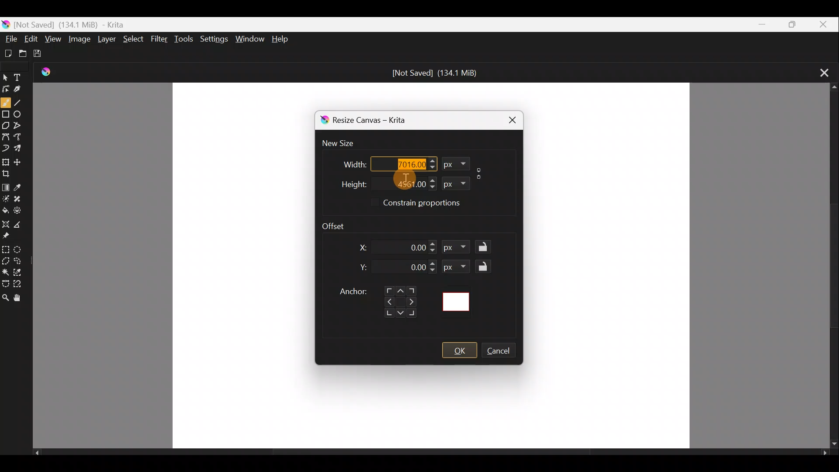 Image resolution: width=839 pixels, height=472 pixels. What do you see at coordinates (5, 282) in the screenshot?
I see `Bezier curve selection tool` at bounding box center [5, 282].